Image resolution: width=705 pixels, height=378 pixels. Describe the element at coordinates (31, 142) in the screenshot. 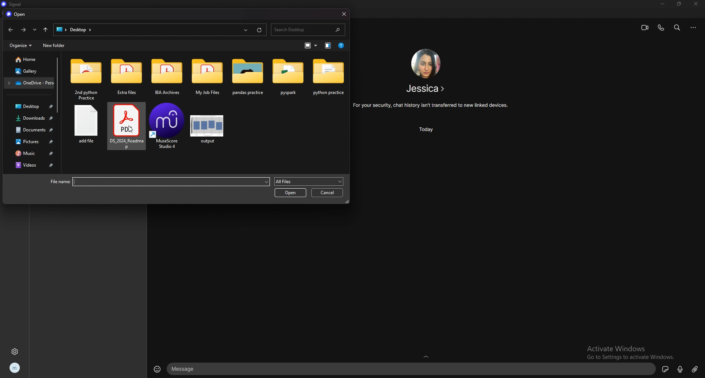

I see `pictures` at that location.